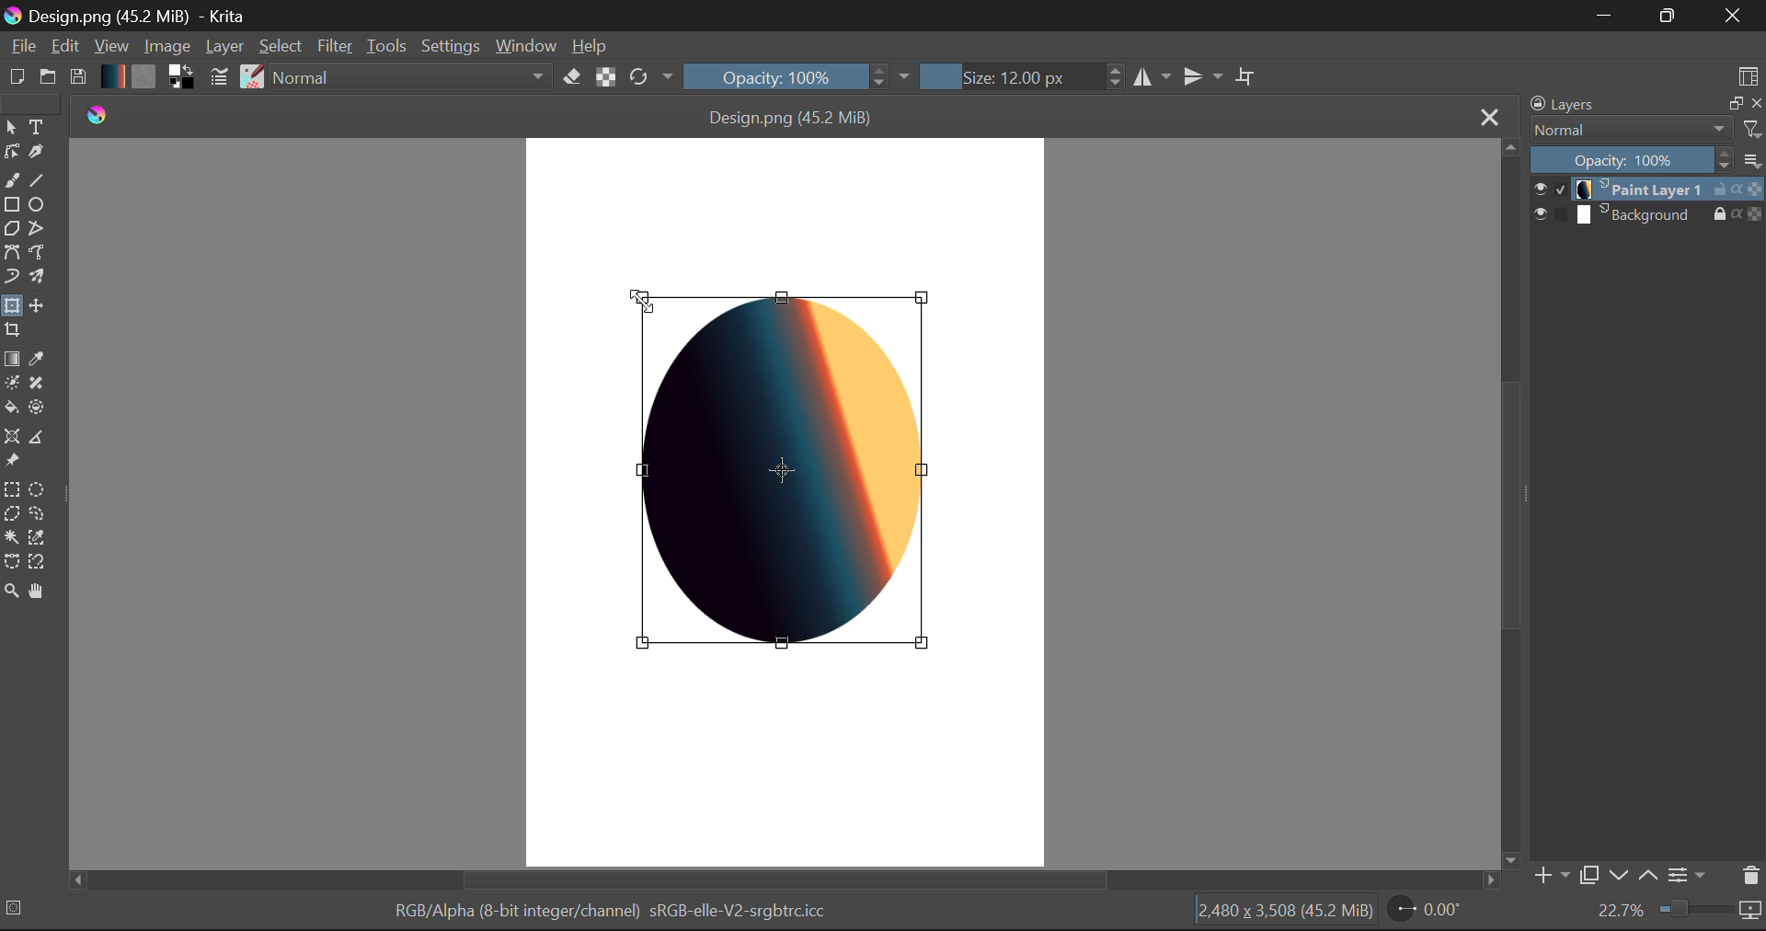 This screenshot has width=1766, height=931. What do you see at coordinates (282, 47) in the screenshot?
I see `Select` at bounding box center [282, 47].